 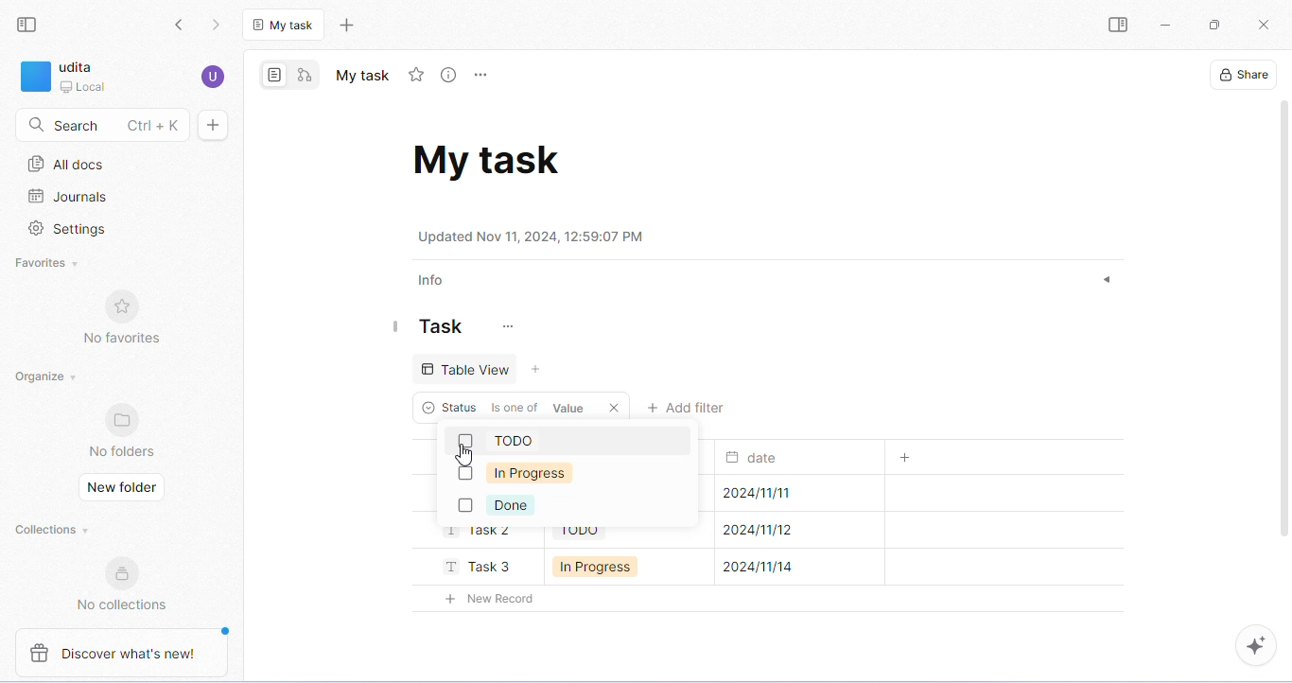 What do you see at coordinates (213, 125) in the screenshot?
I see `new doc` at bounding box center [213, 125].